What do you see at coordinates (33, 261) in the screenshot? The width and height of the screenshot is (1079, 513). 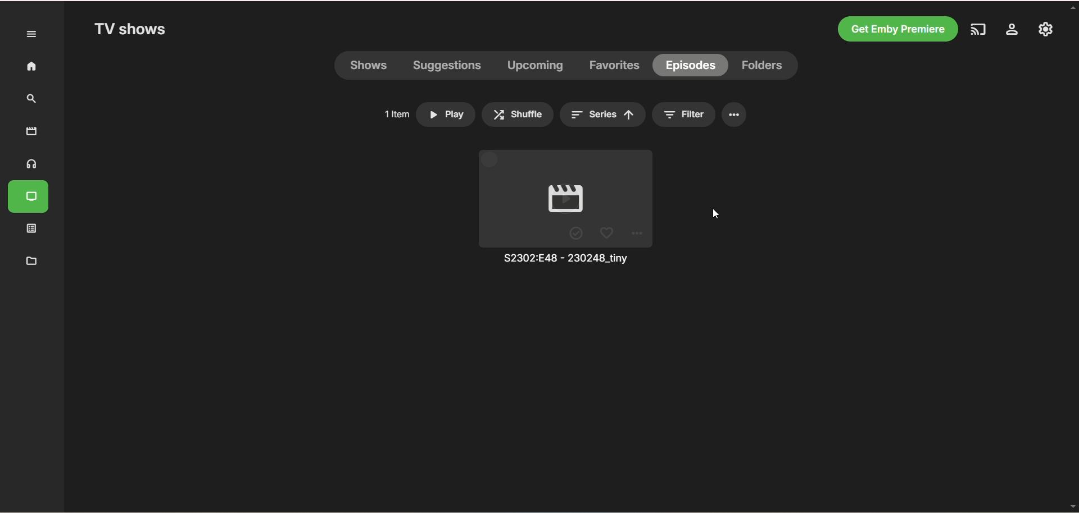 I see `manage metadata` at bounding box center [33, 261].